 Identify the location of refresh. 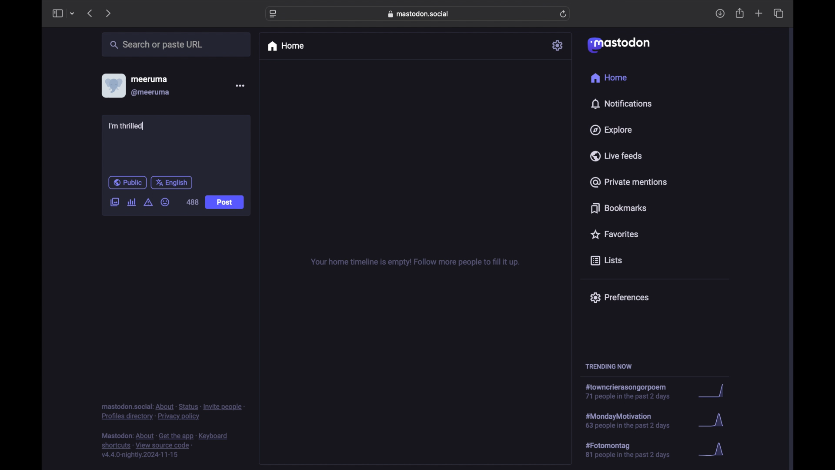
(563, 14).